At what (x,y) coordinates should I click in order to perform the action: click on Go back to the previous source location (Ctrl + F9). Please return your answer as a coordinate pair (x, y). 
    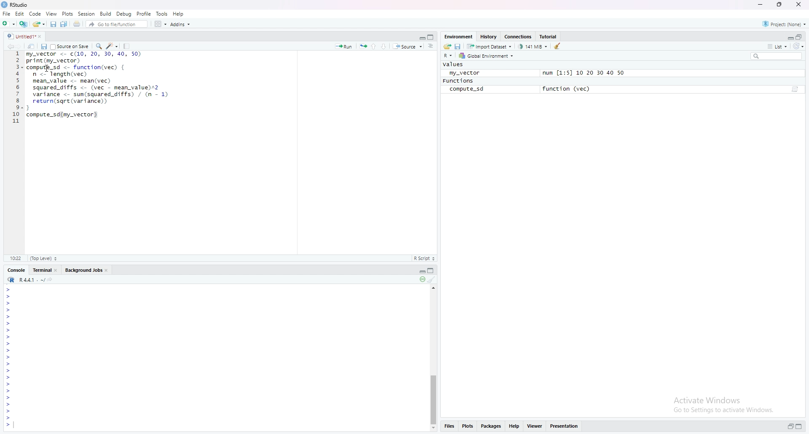
    Looking at the image, I should click on (13, 46).